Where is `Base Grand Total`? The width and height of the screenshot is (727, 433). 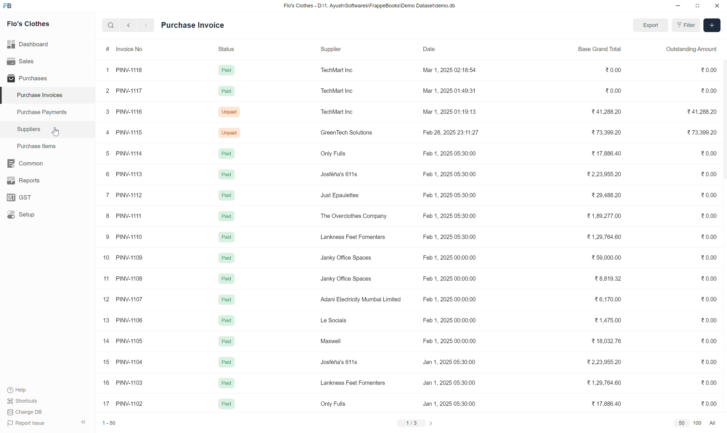
Base Grand Total is located at coordinates (602, 47).